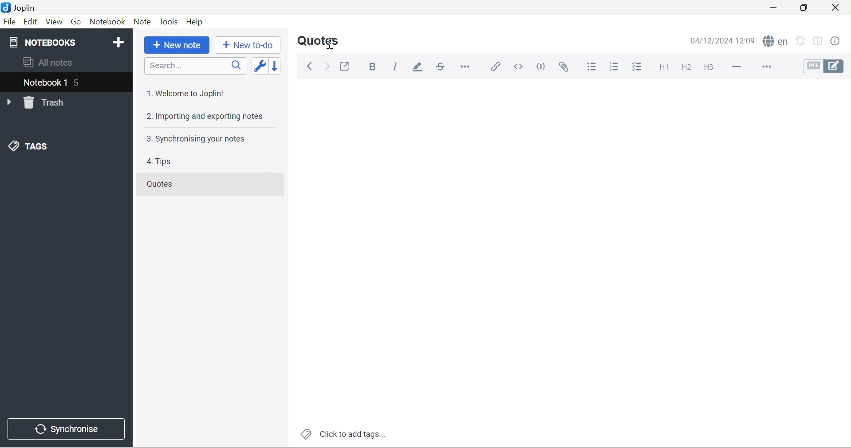 The width and height of the screenshot is (851, 448). What do you see at coordinates (774, 41) in the screenshot?
I see `spell checker` at bounding box center [774, 41].